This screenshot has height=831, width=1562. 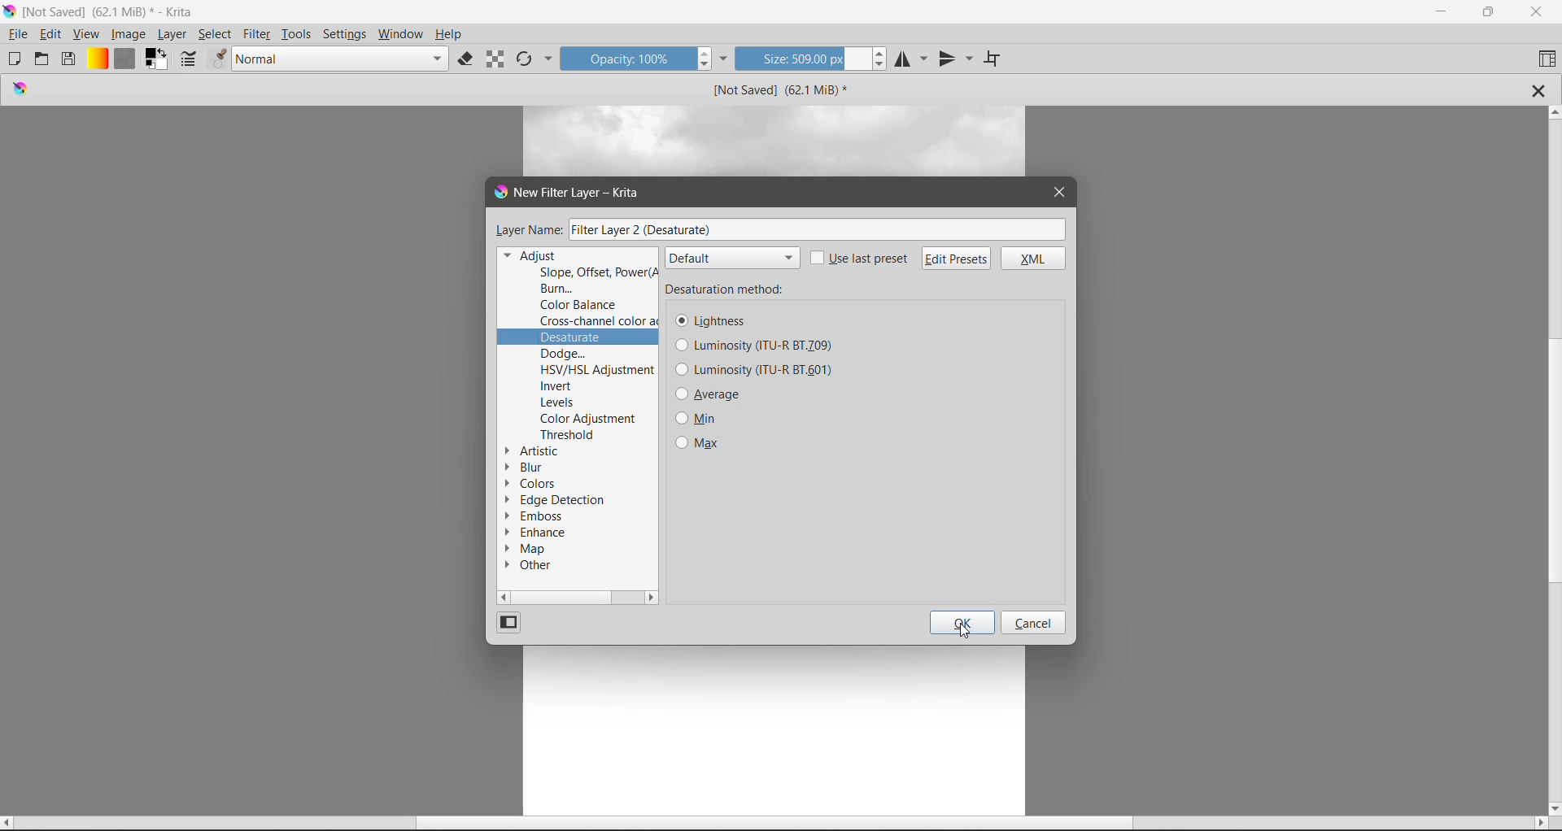 What do you see at coordinates (572, 434) in the screenshot?
I see `Threshold` at bounding box center [572, 434].